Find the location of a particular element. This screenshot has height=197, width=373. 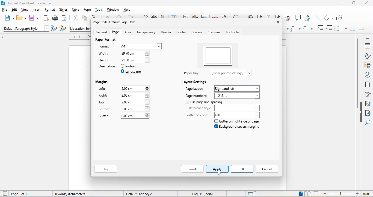

paper format is located at coordinates (106, 40).